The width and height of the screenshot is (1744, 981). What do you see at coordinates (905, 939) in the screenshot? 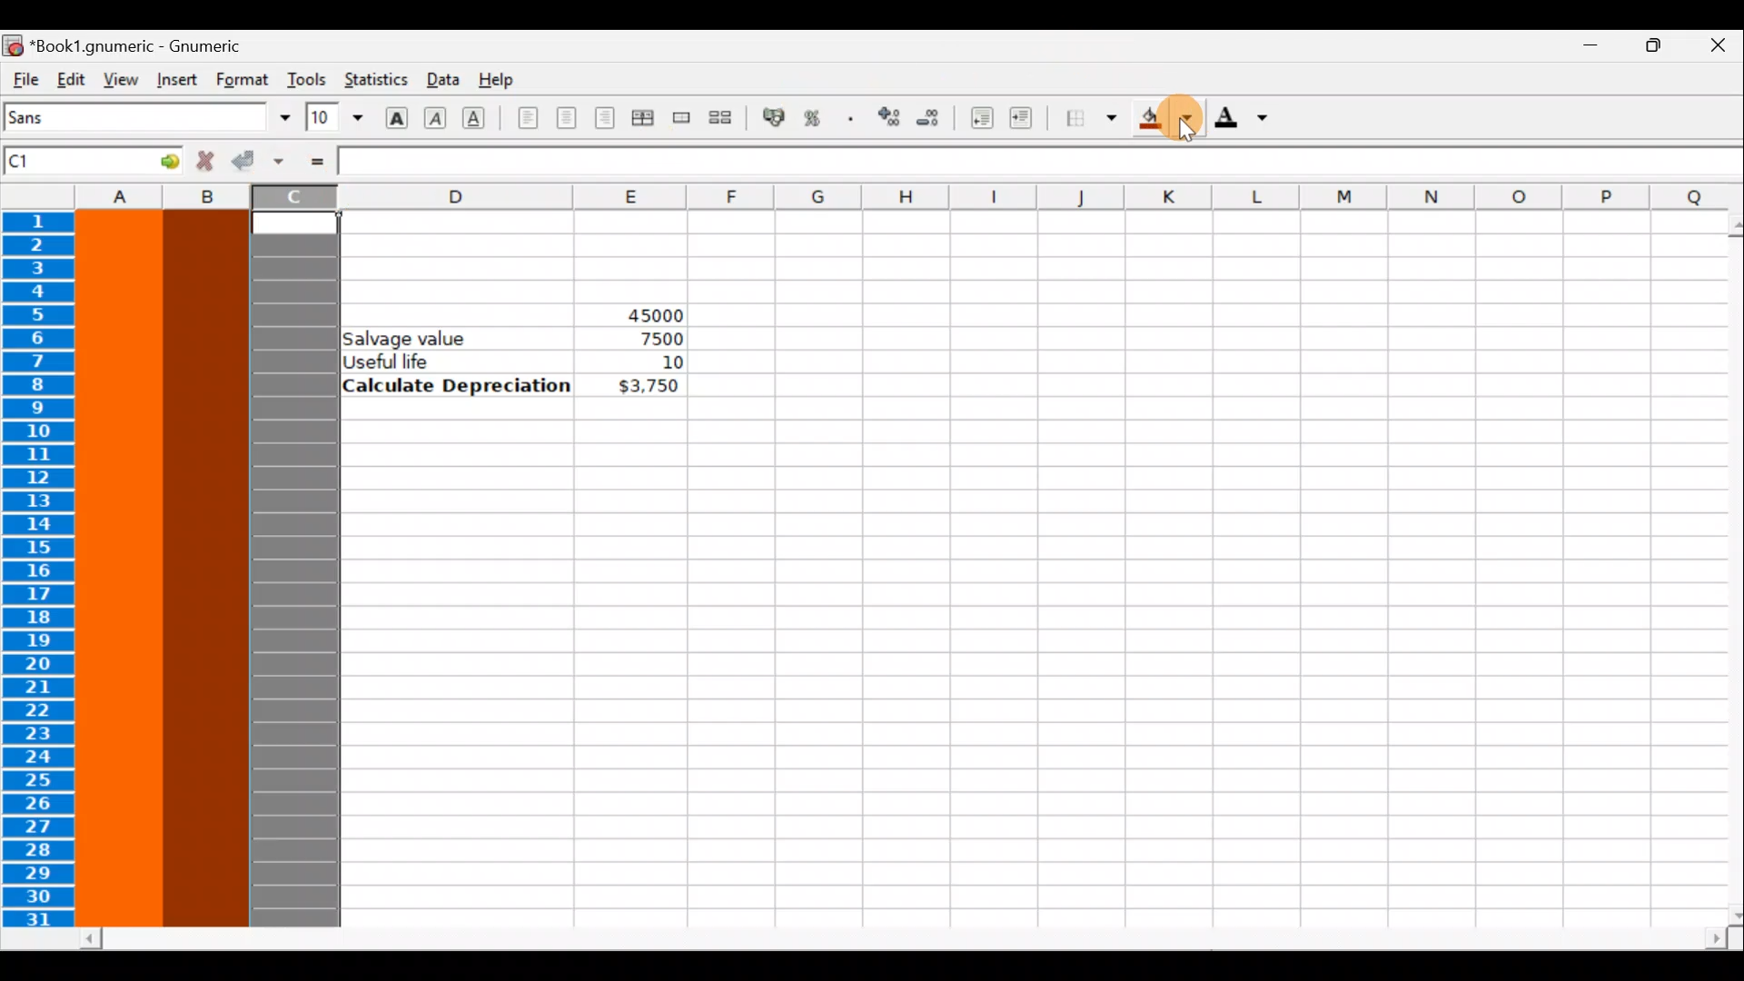
I see `Scroll bar` at bounding box center [905, 939].